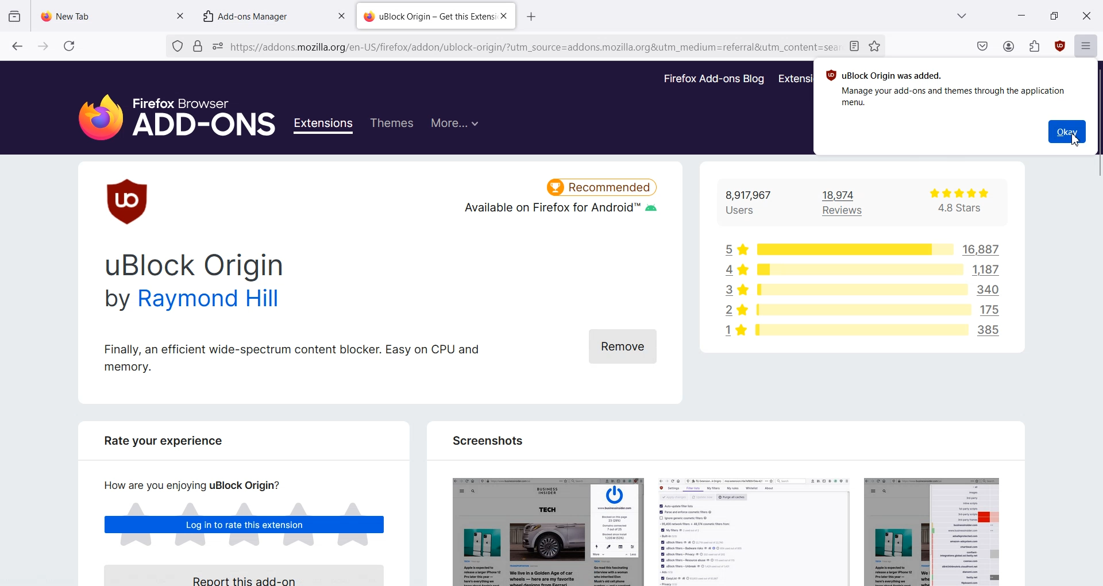 The image size is (1103, 586). Describe the element at coordinates (245, 526) in the screenshot. I see `Log in to rate this extensions` at that location.